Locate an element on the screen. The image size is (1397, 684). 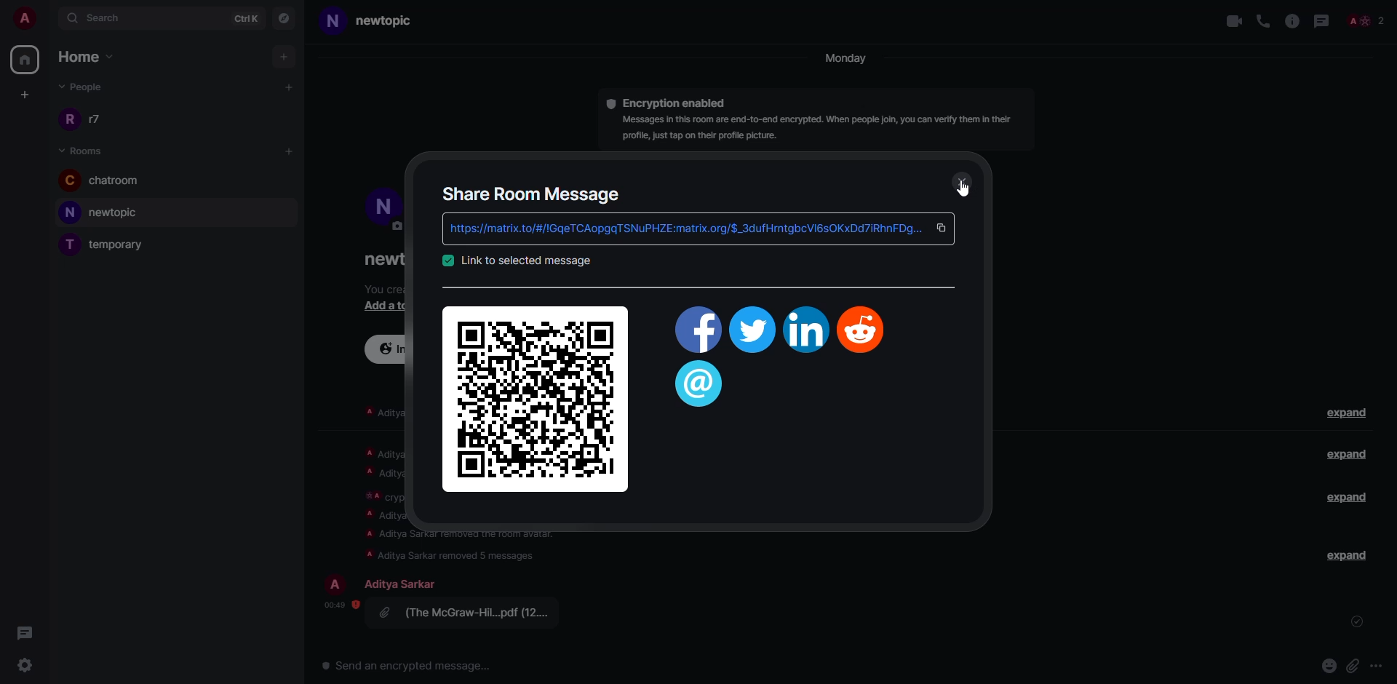
threads is located at coordinates (24, 632).